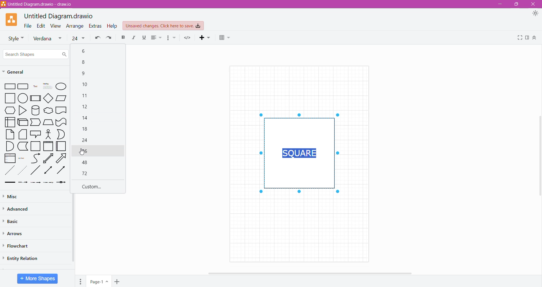 The width and height of the screenshot is (542, 287). What do you see at coordinates (36, 183) in the screenshot?
I see `Thin Arrow` at bounding box center [36, 183].